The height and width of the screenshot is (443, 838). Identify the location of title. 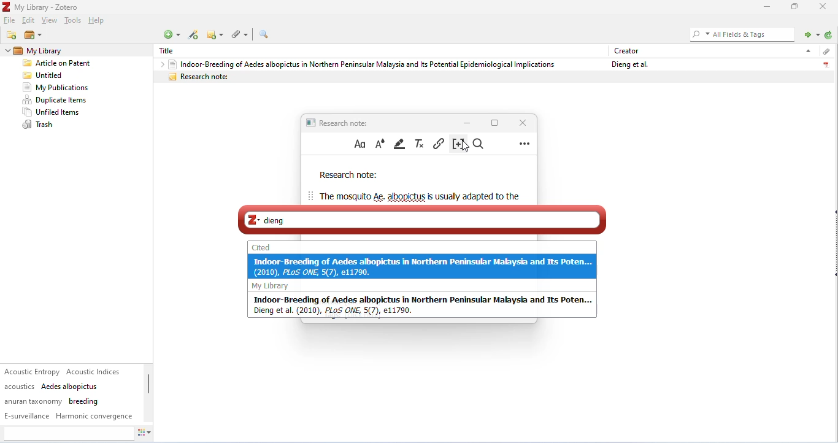
(42, 7).